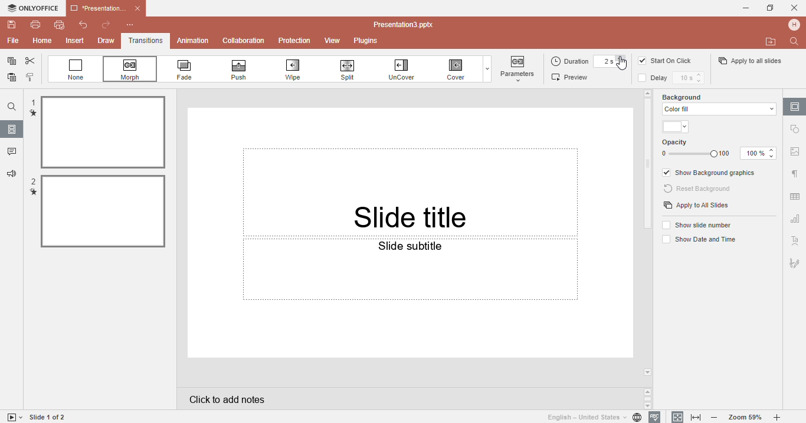  I want to click on Slide 1 to 1, so click(48, 417).